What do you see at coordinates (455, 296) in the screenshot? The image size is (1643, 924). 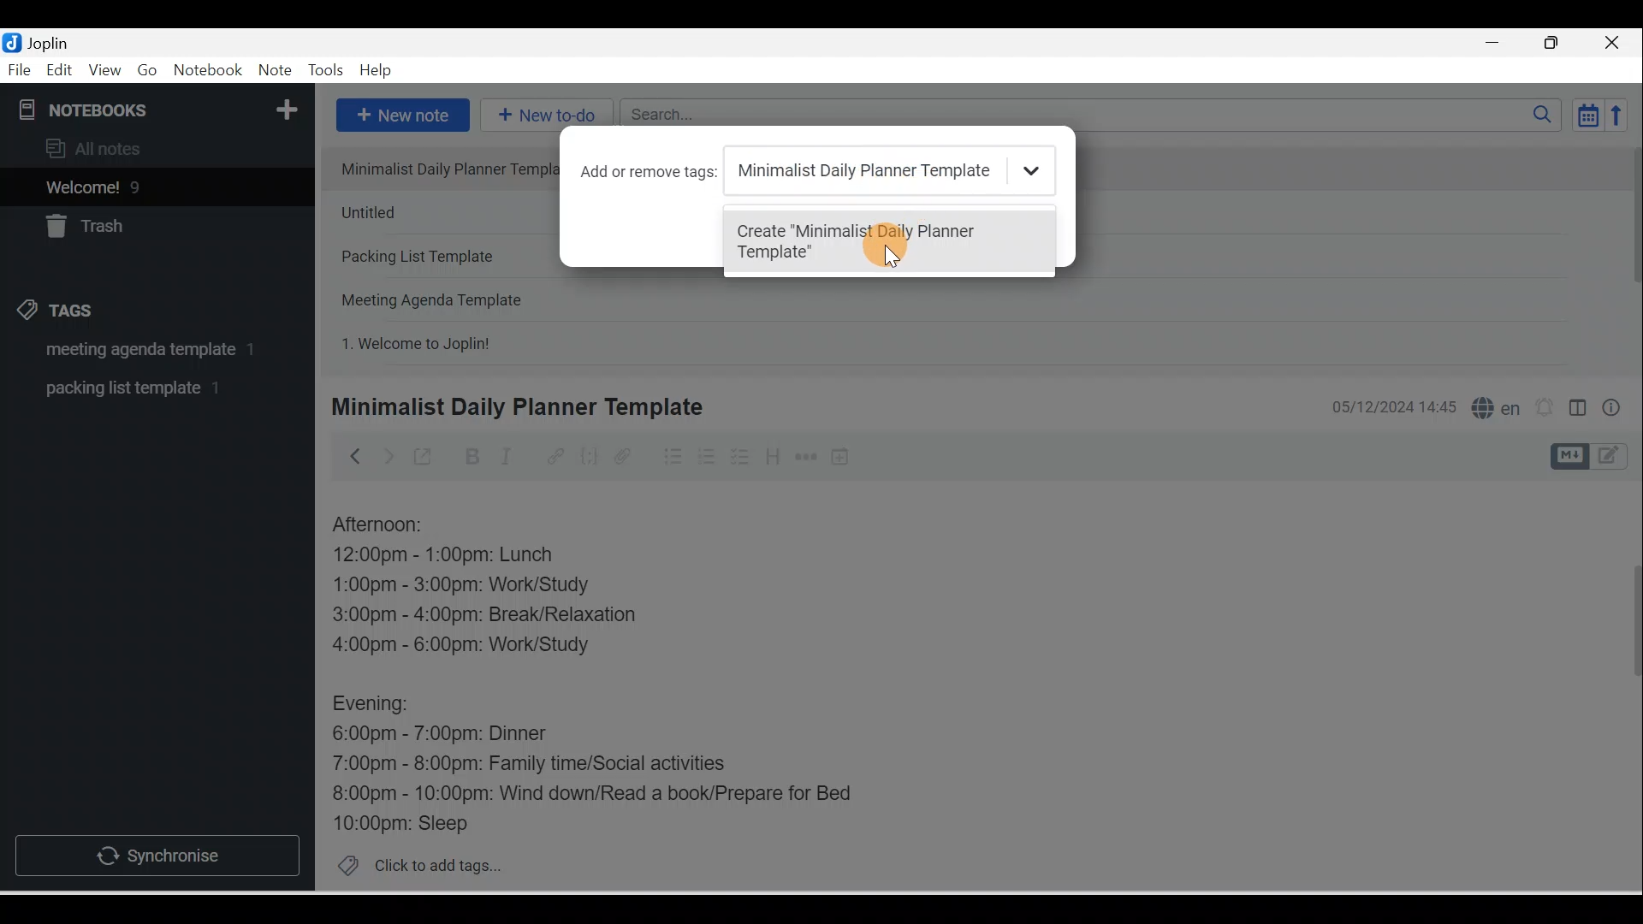 I see `Note 4` at bounding box center [455, 296].